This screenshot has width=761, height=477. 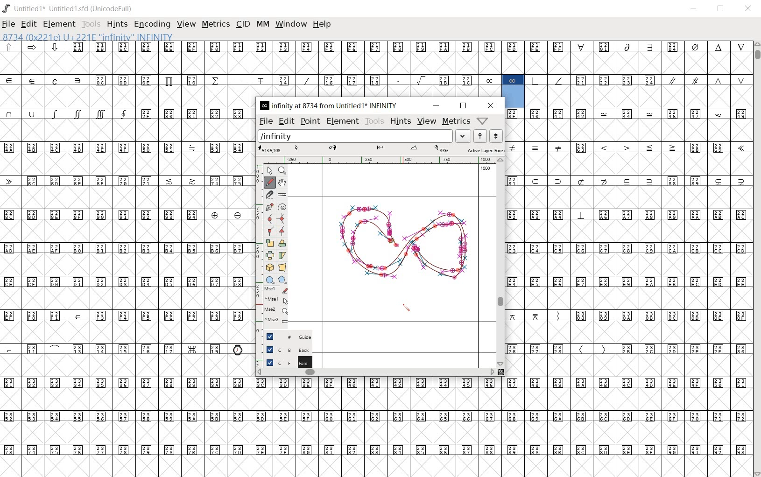 I want to click on tools, so click(x=92, y=24).